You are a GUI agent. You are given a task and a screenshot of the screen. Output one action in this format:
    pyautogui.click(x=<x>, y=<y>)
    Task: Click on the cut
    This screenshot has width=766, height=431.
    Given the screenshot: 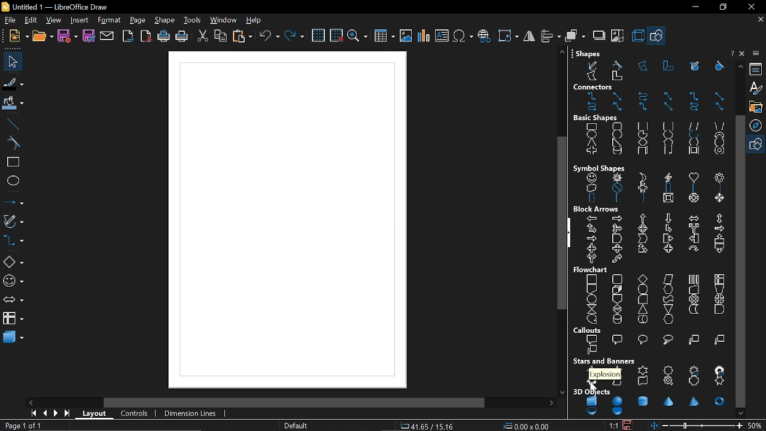 What is the action you would take?
    pyautogui.click(x=203, y=36)
    